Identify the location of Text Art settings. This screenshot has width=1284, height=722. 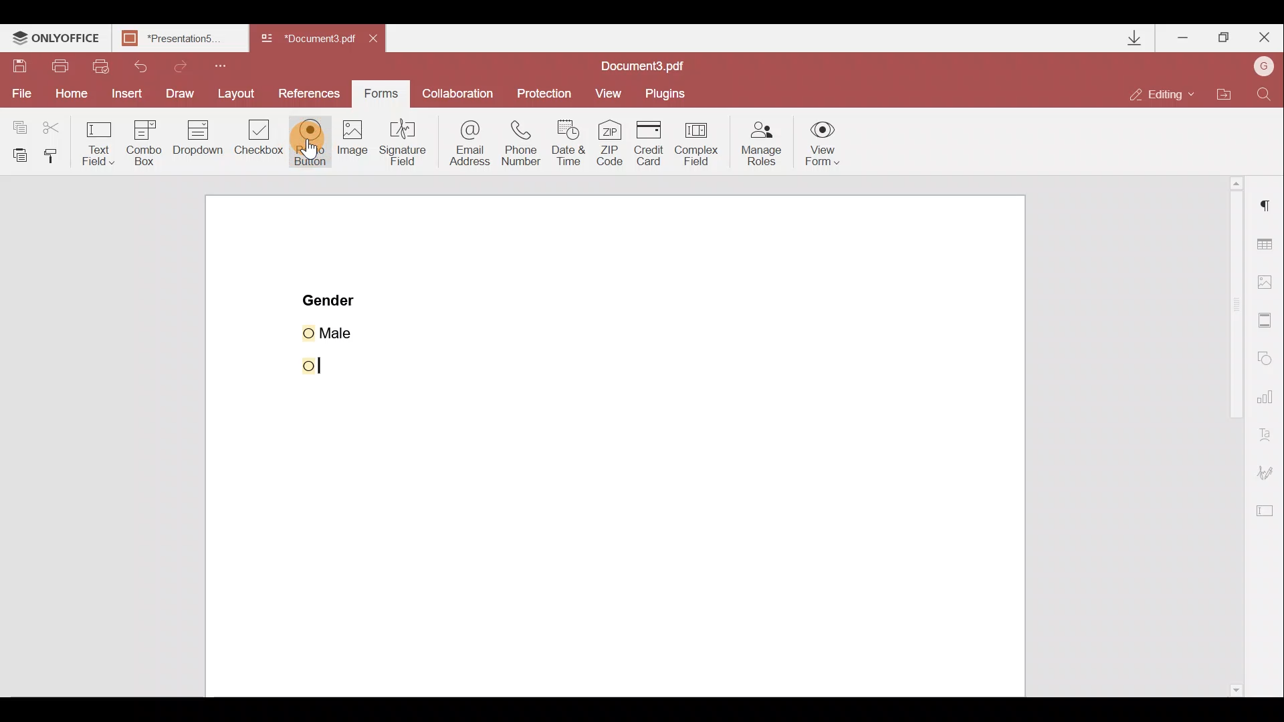
(1269, 437).